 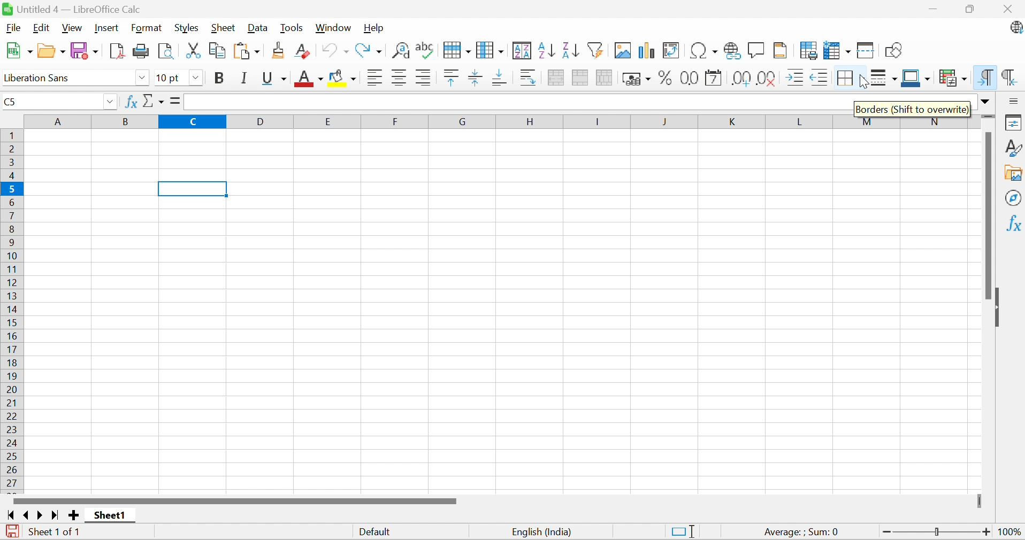 I want to click on Sot ascending, so click(x=547, y=50).